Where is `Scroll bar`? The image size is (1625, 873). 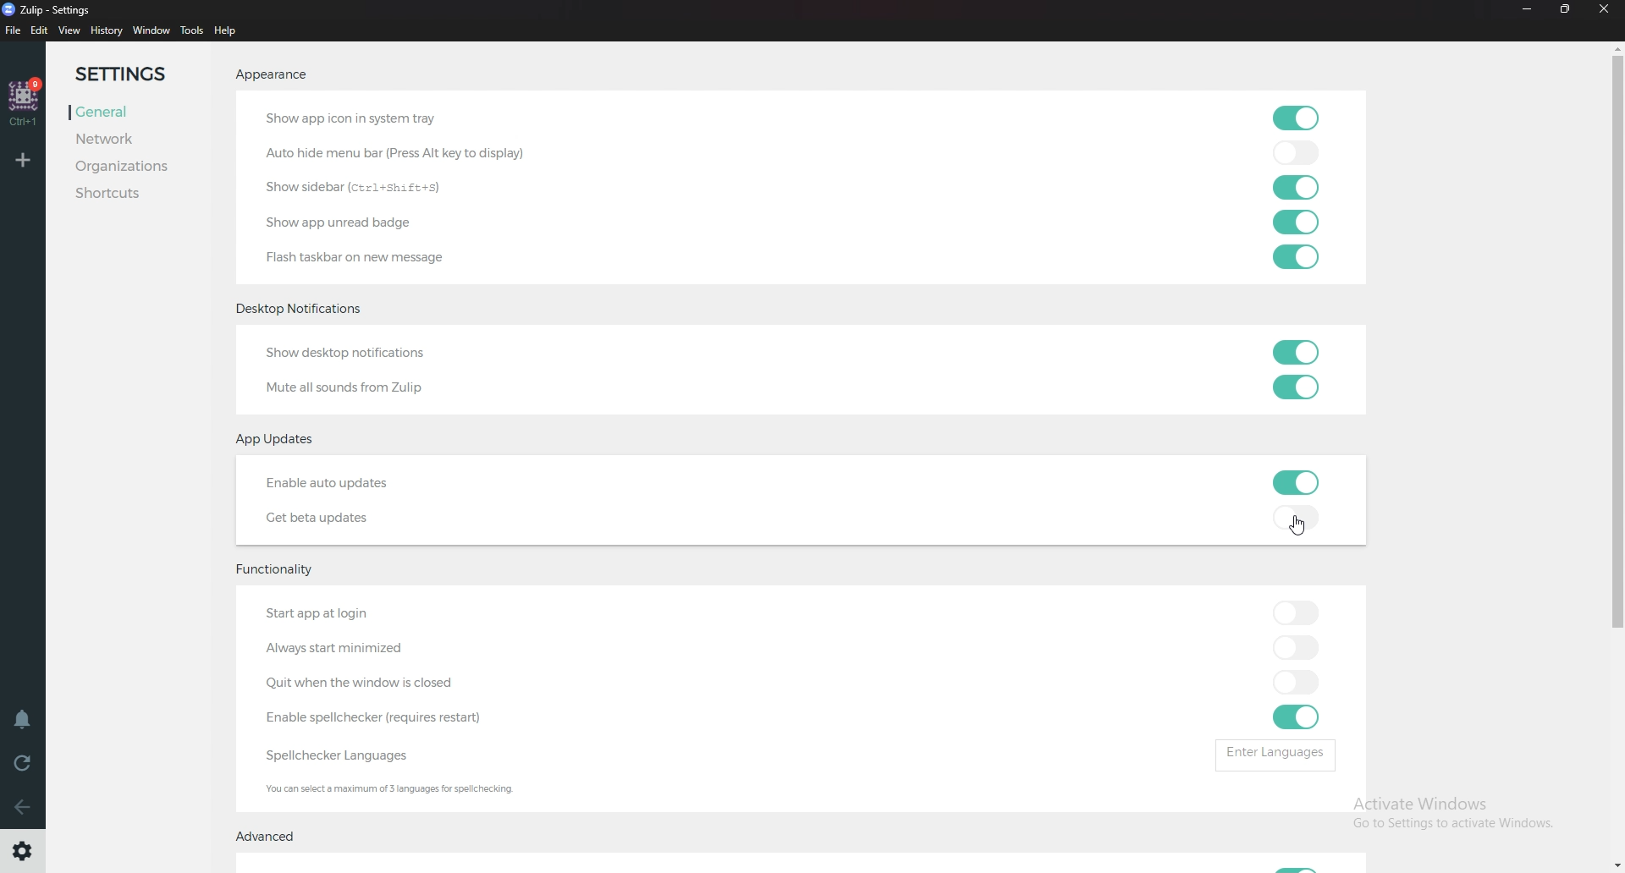
Scroll bar is located at coordinates (1615, 346).